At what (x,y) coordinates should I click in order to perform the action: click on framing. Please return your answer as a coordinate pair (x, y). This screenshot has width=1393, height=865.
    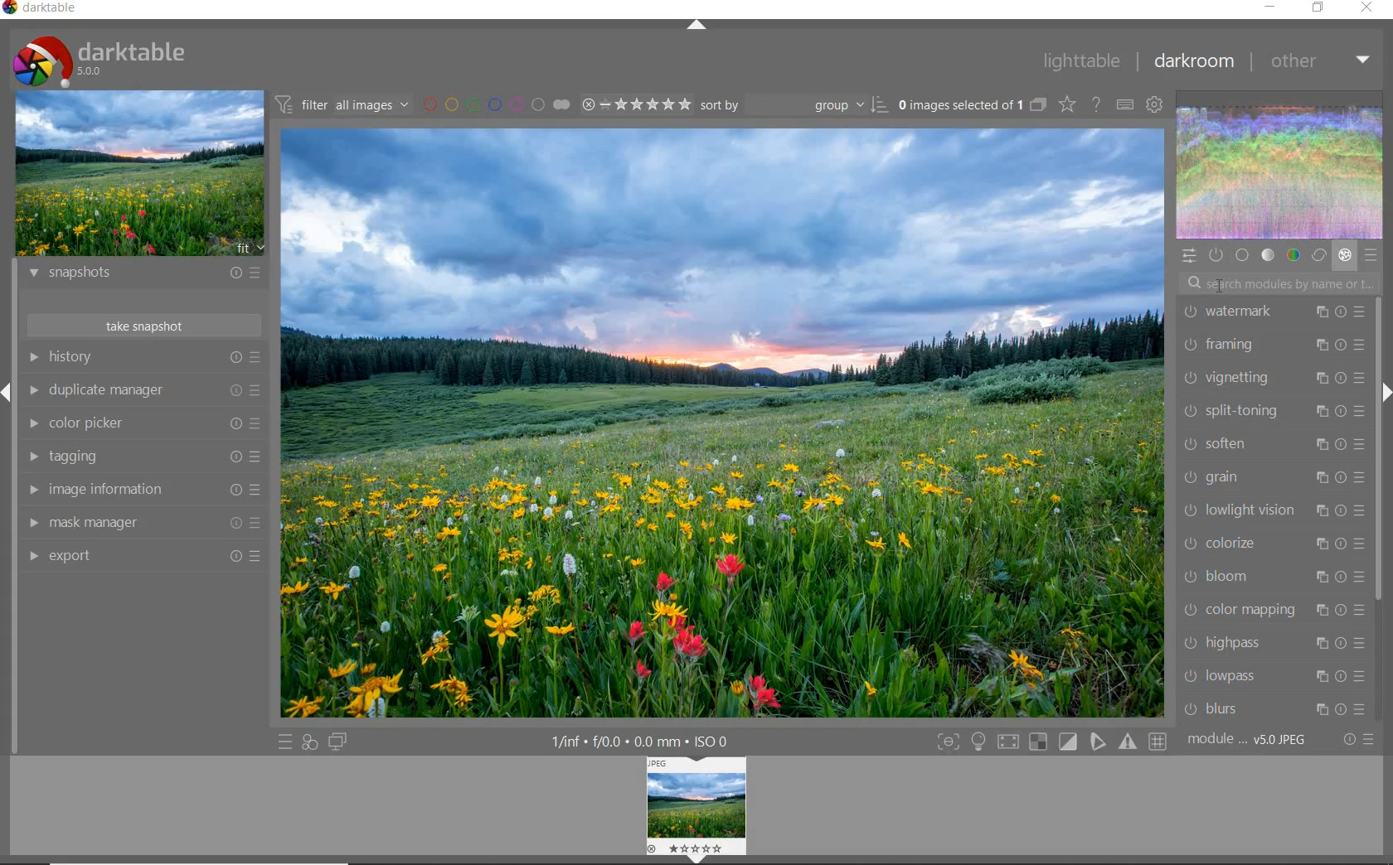
    Looking at the image, I should click on (1271, 345).